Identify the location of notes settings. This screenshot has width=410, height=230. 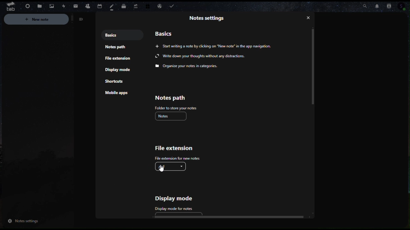
(22, 222).